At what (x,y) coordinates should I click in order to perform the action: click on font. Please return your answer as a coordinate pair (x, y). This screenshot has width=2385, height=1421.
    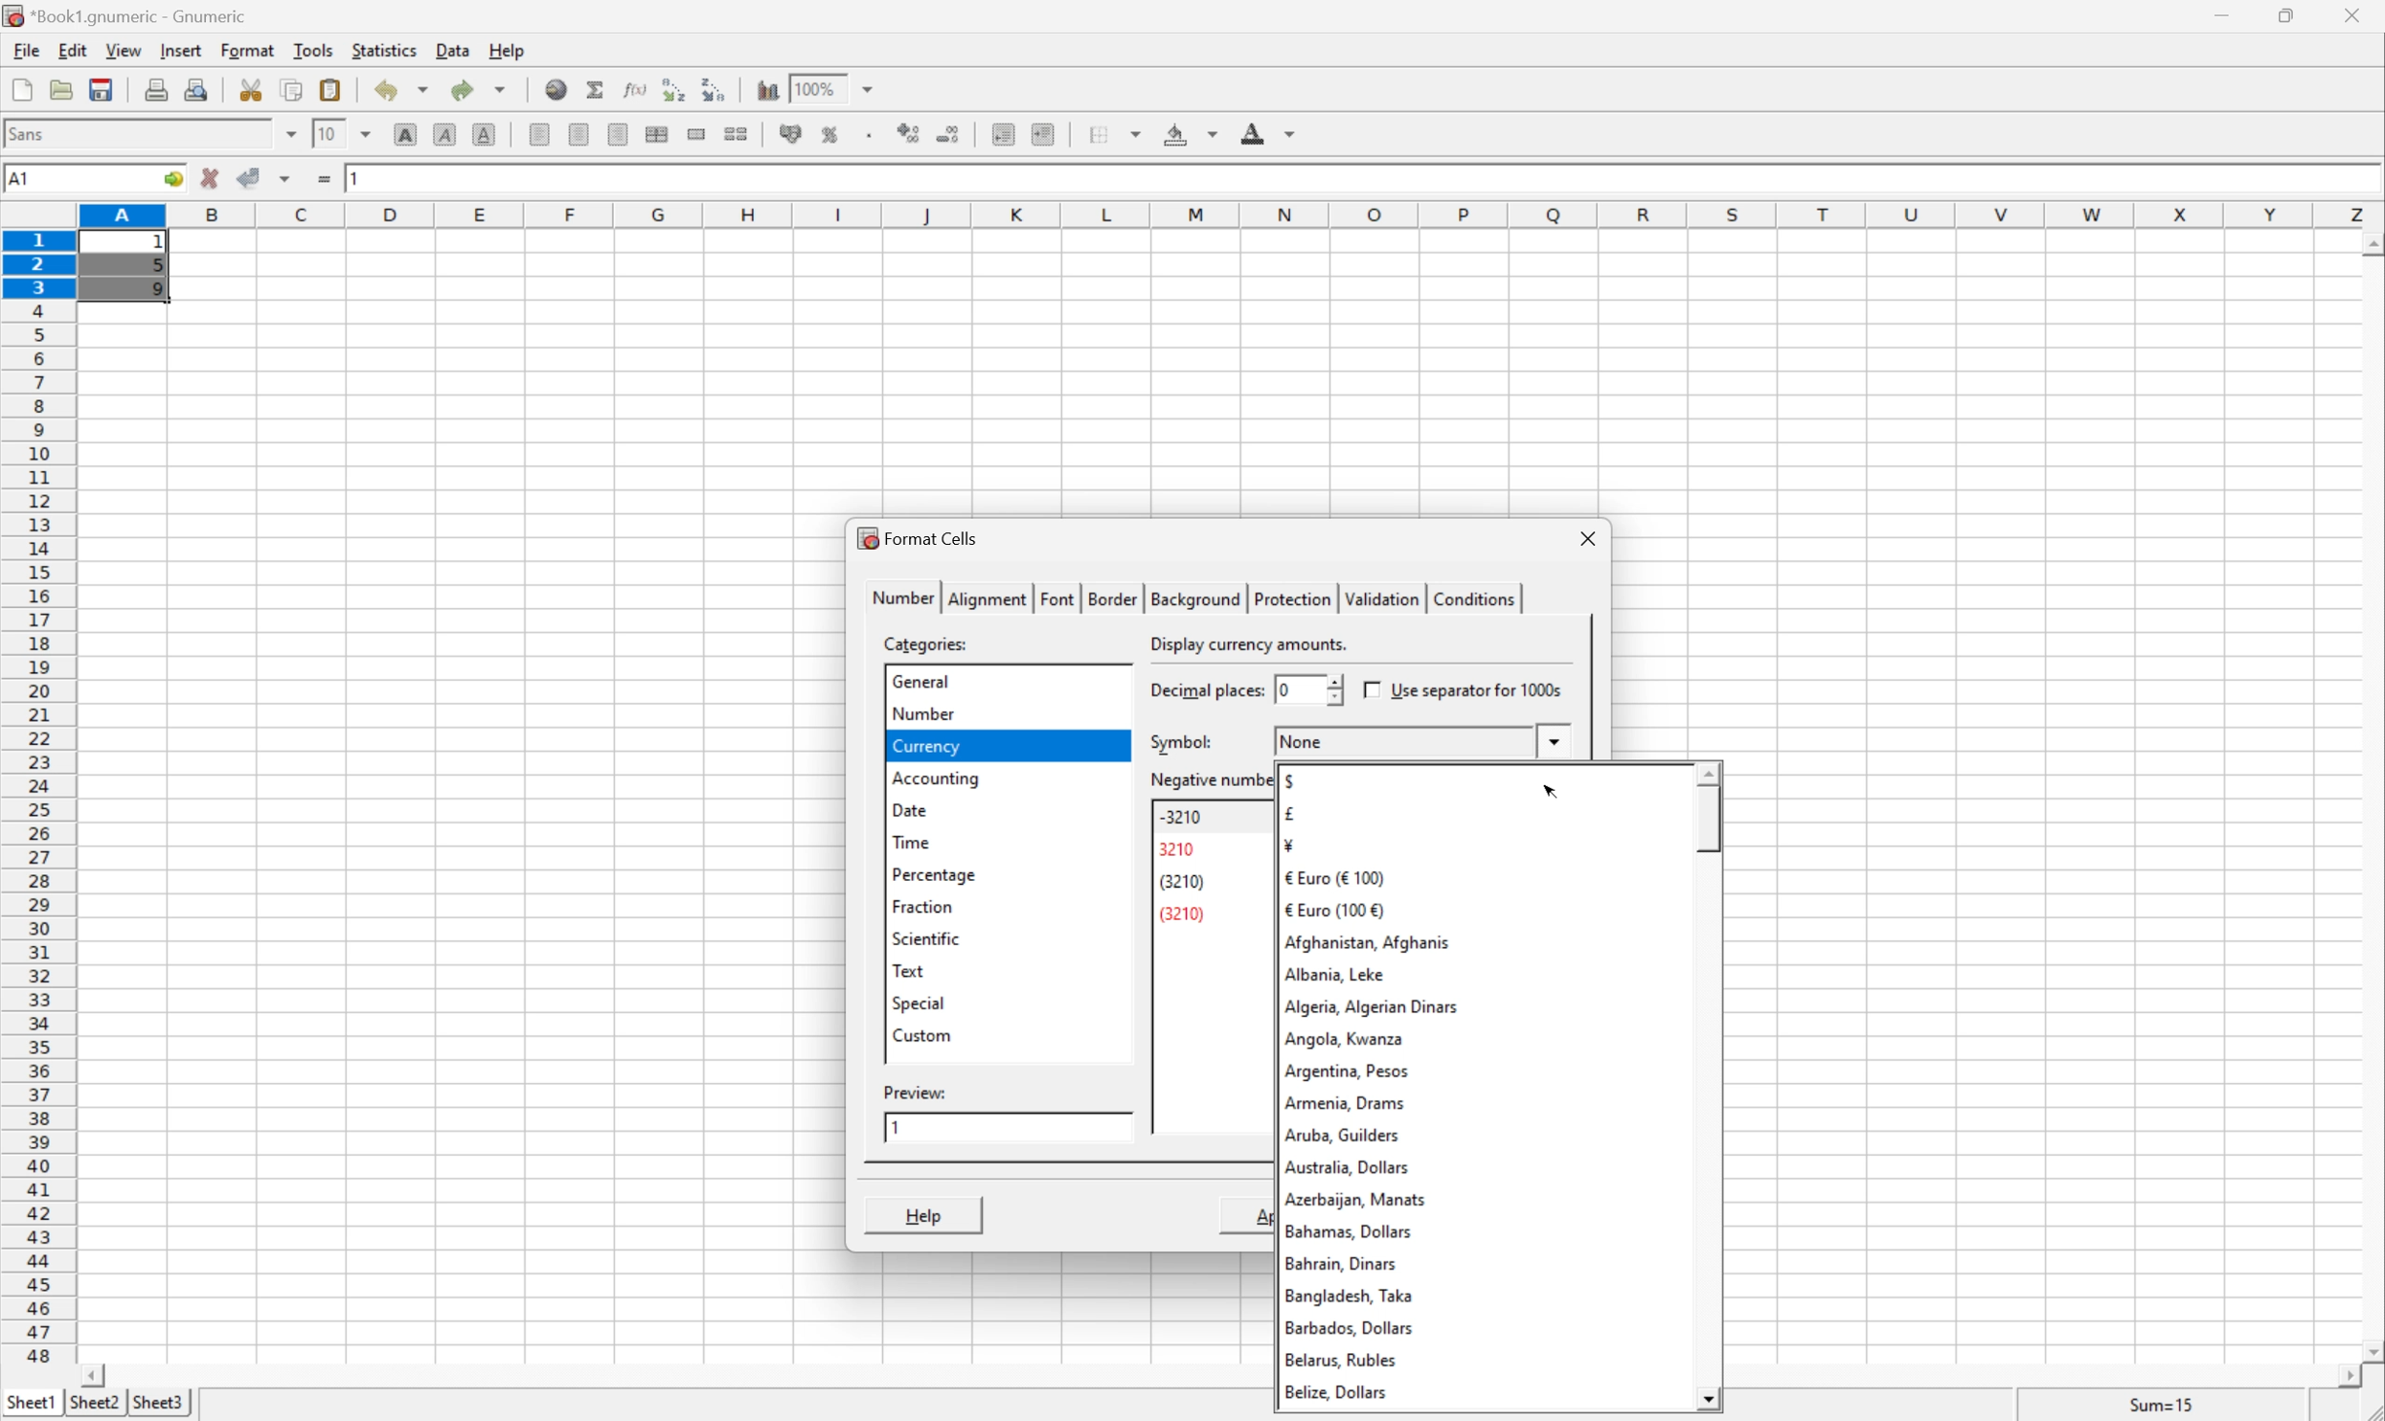
    Looking at the image, I should click on (37, 132).